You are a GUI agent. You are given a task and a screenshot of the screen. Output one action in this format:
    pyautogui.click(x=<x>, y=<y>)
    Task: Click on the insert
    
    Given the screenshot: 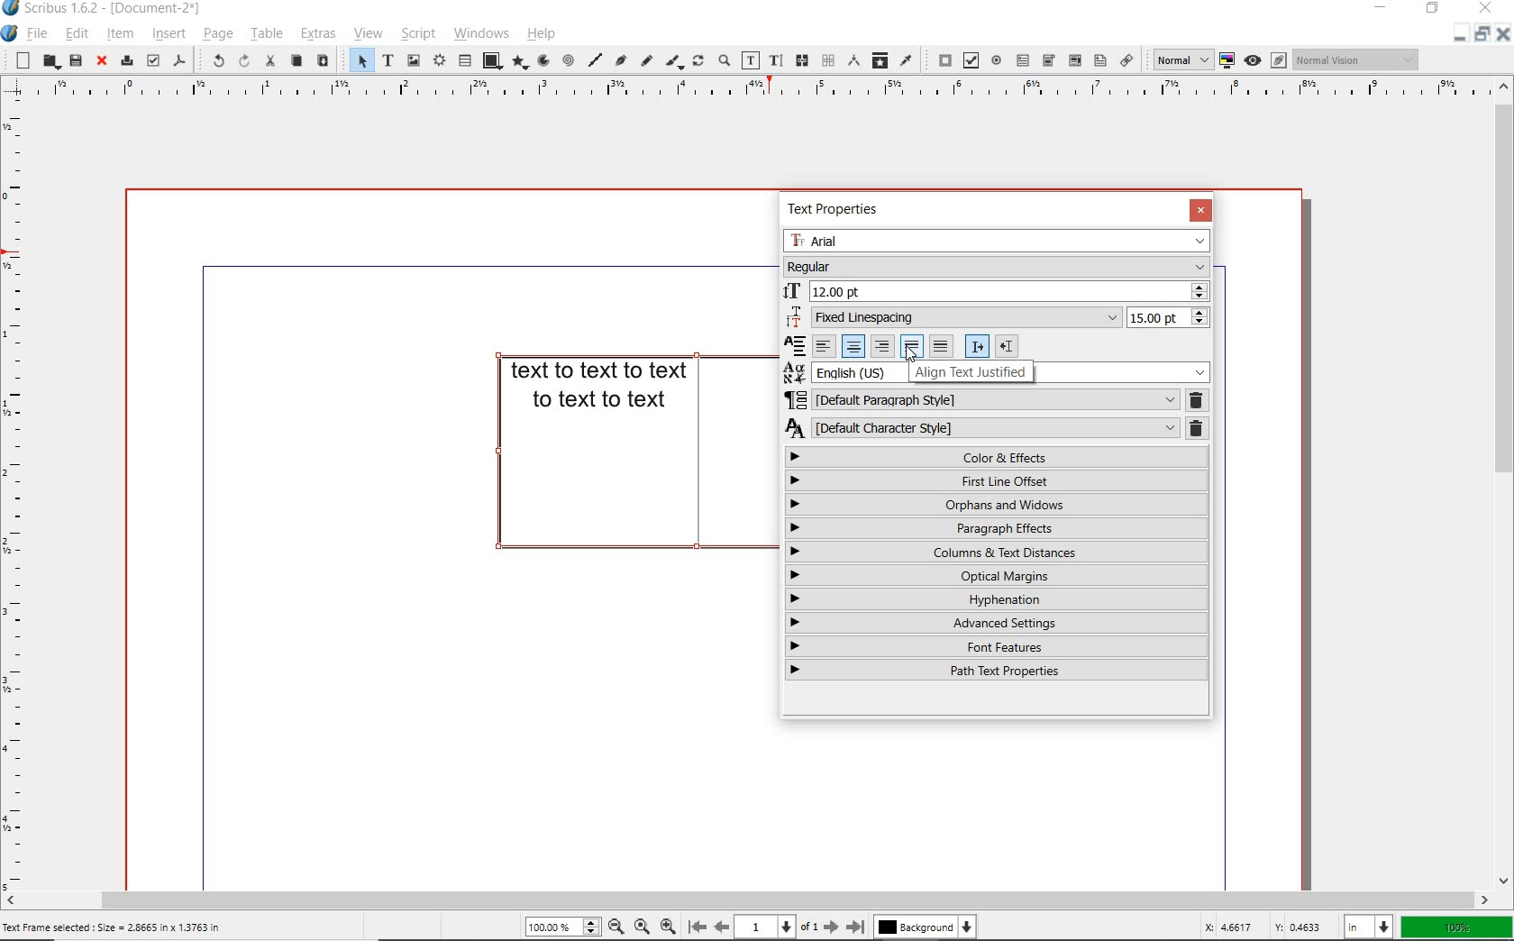 What is the action you would take?
    pyautogui.click(x=169, y=33)
    